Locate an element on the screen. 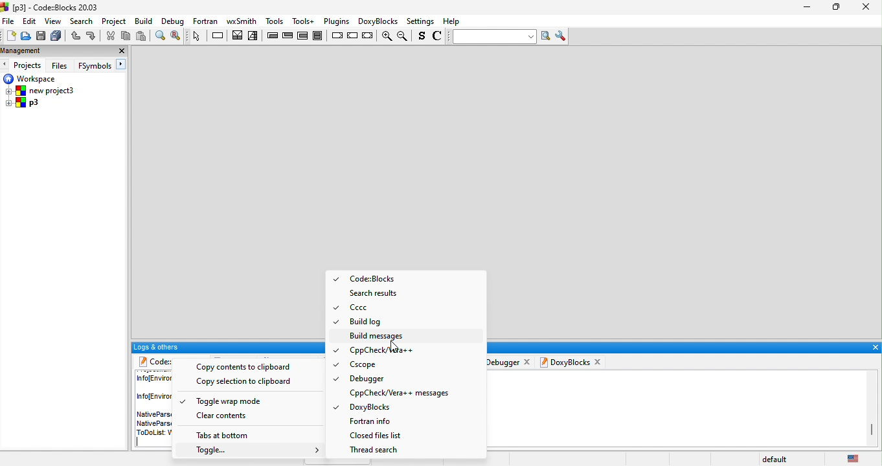 The height and width of the screenshot is (466, 882). search is located at coordinates (83, 21).